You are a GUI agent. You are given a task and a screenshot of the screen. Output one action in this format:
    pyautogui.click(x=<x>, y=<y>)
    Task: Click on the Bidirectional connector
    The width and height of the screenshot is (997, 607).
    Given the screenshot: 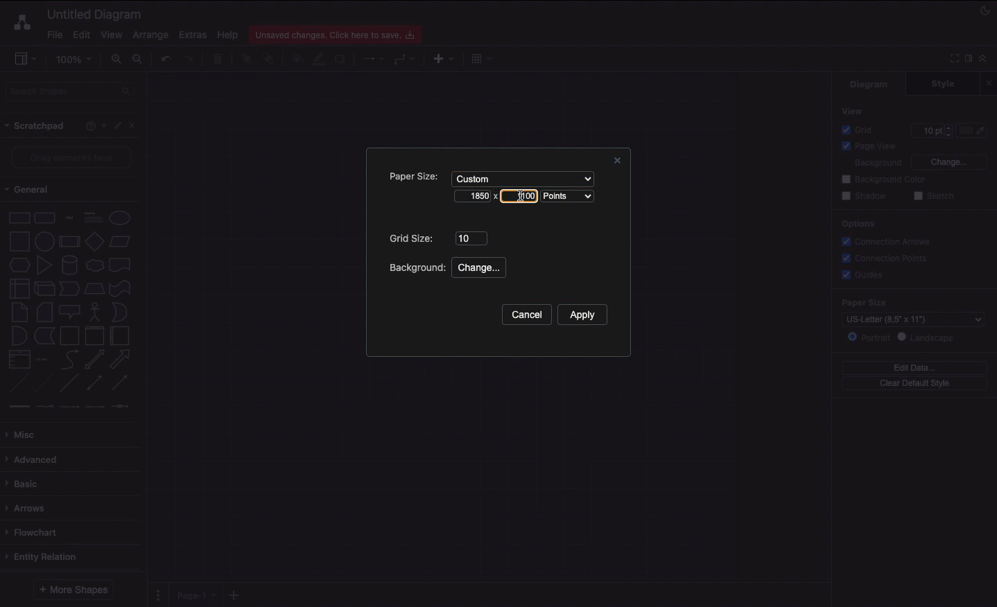 What is the action you would take?
    pyautogui.click(x=95, y=383)
    